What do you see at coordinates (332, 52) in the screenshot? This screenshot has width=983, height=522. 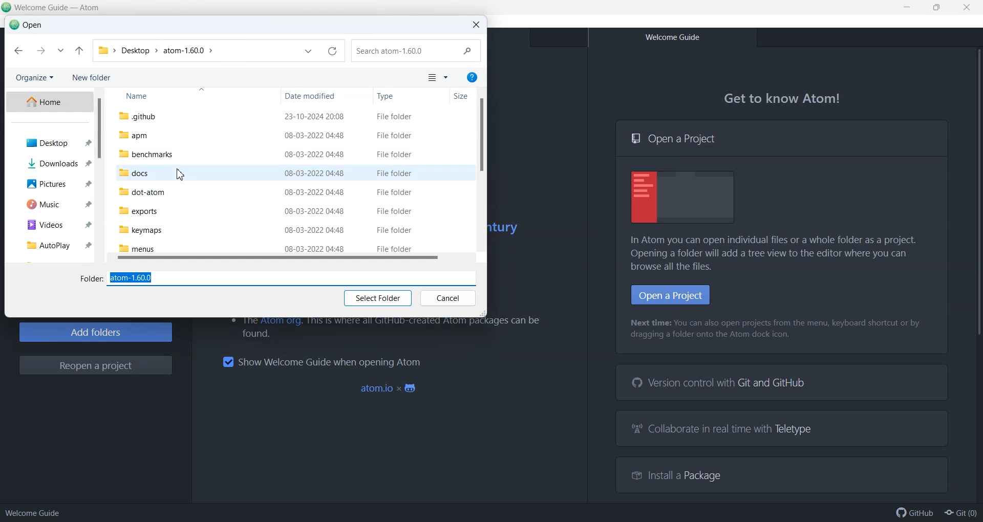 I see `Reload` at bounding box center [332, 52].